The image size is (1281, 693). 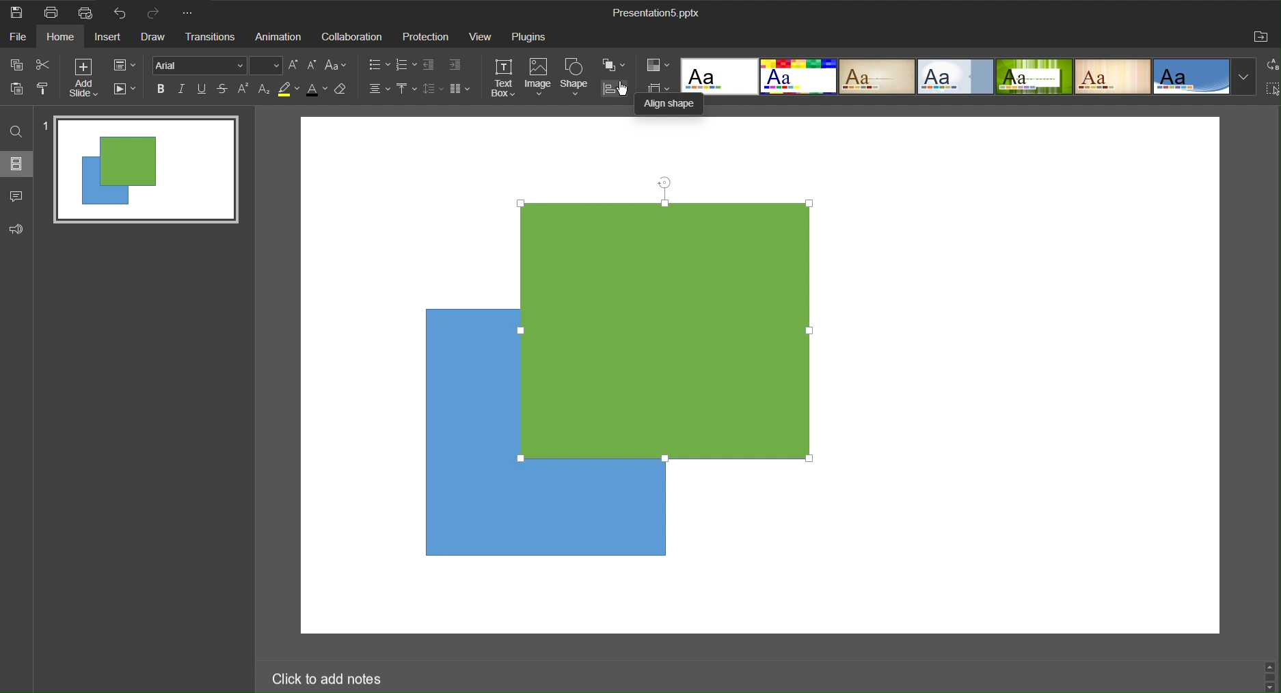 I want to click on Line Spacing, so click(x=434, y=90).